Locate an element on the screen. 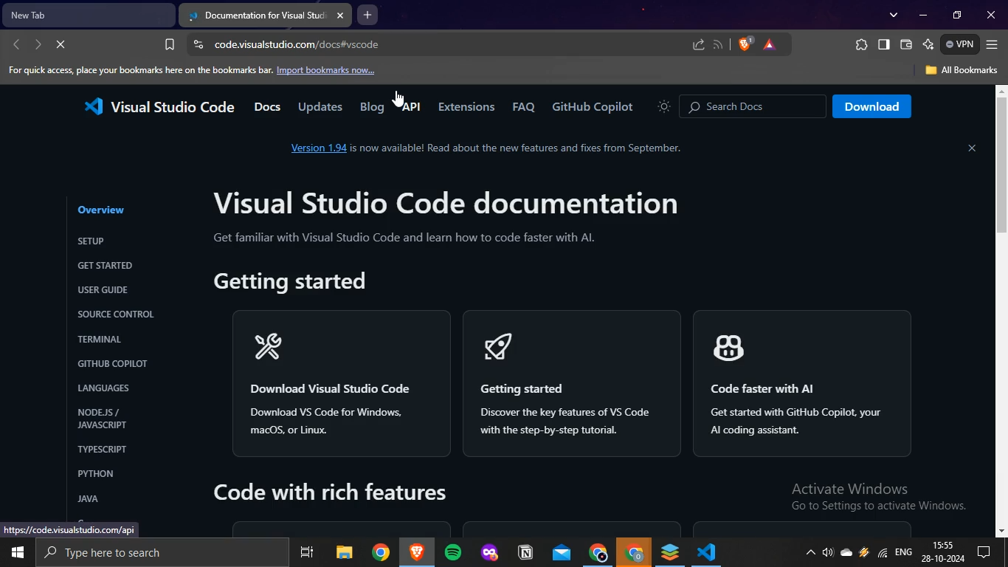  Visual Studio Code documentation is located at coordinates (446, 202).